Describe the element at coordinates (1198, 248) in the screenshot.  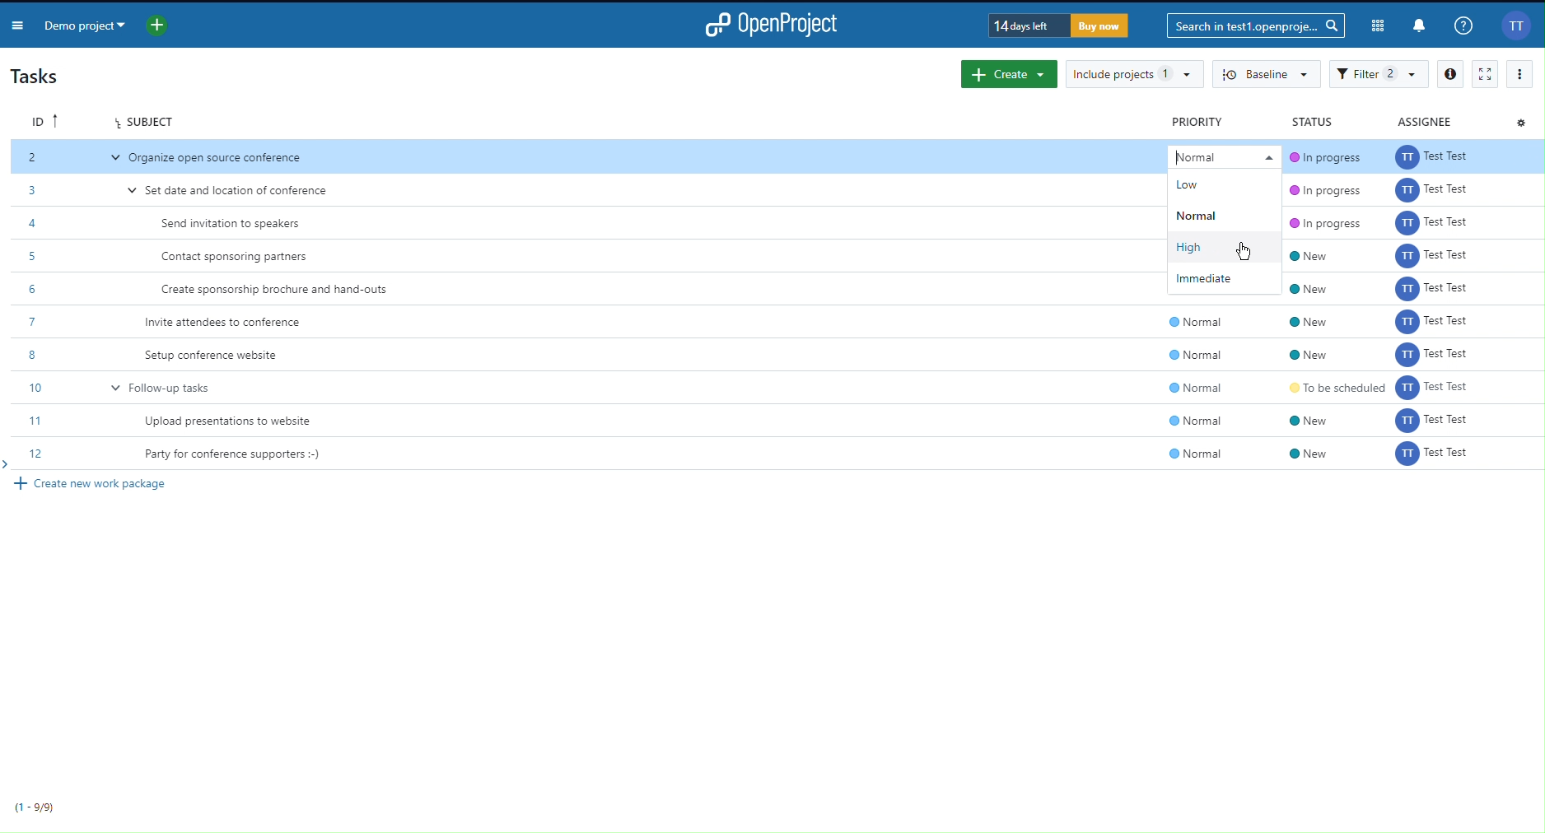
I see `High` at that location.